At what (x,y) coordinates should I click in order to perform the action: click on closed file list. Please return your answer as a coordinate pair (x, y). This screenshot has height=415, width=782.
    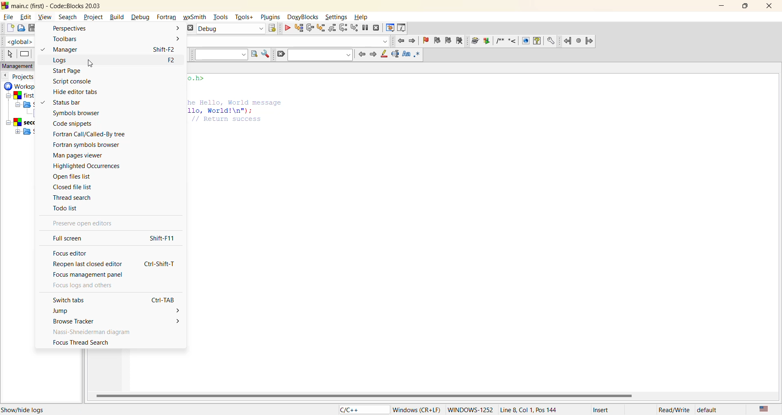
    Looking at the image, I should click on (77, 186).